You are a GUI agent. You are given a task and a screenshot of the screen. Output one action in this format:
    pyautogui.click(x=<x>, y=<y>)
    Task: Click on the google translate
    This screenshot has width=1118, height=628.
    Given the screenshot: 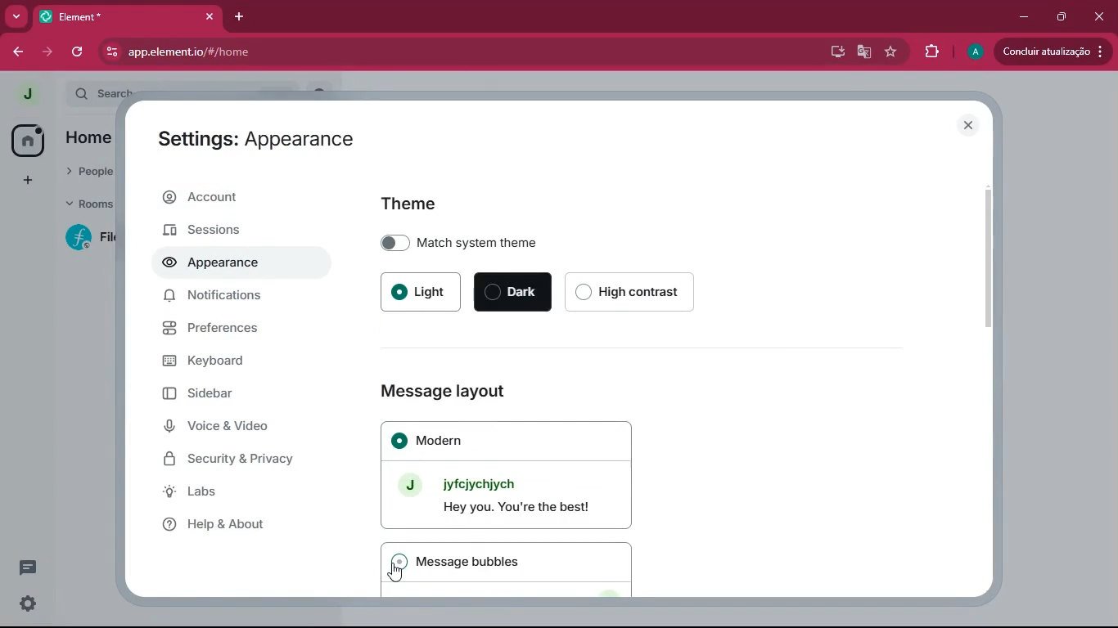 What is the action you would take?
    pyautogui.click(x=863, y=54)
    